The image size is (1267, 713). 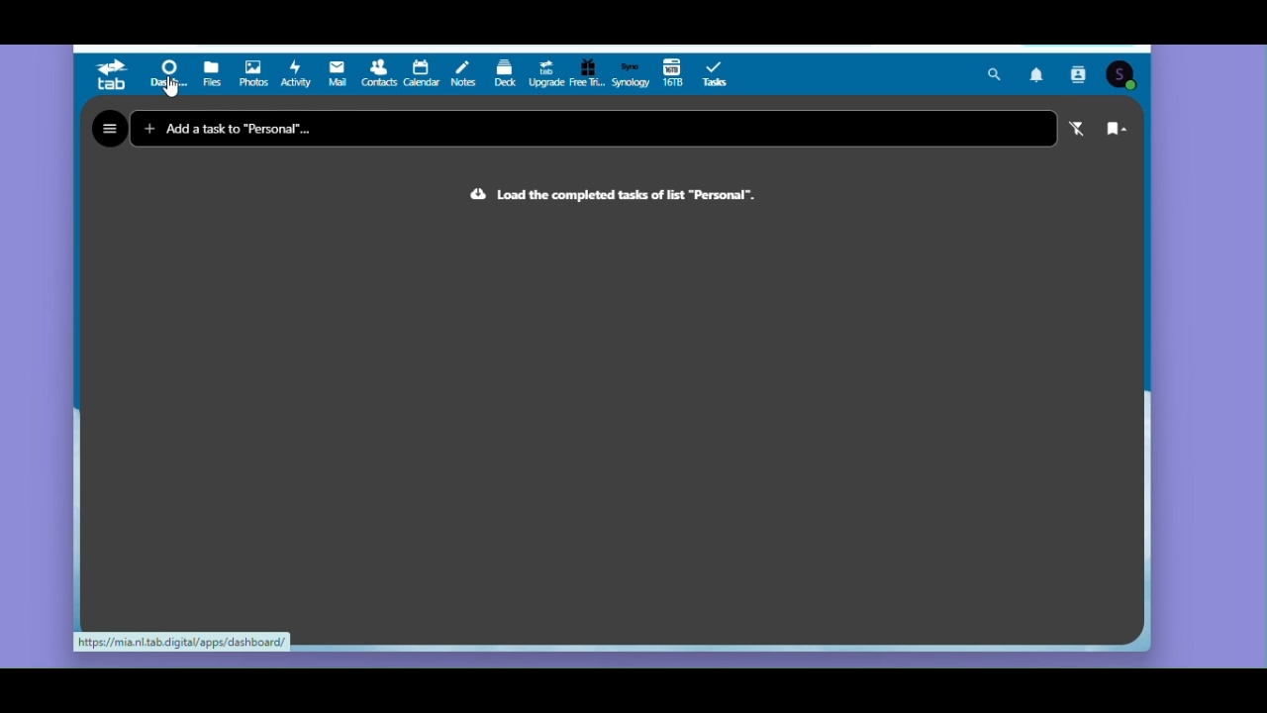 What do you see at coordinates (110, 74) in the screenshot?
I see `tab` at bounding box center [110, 74].